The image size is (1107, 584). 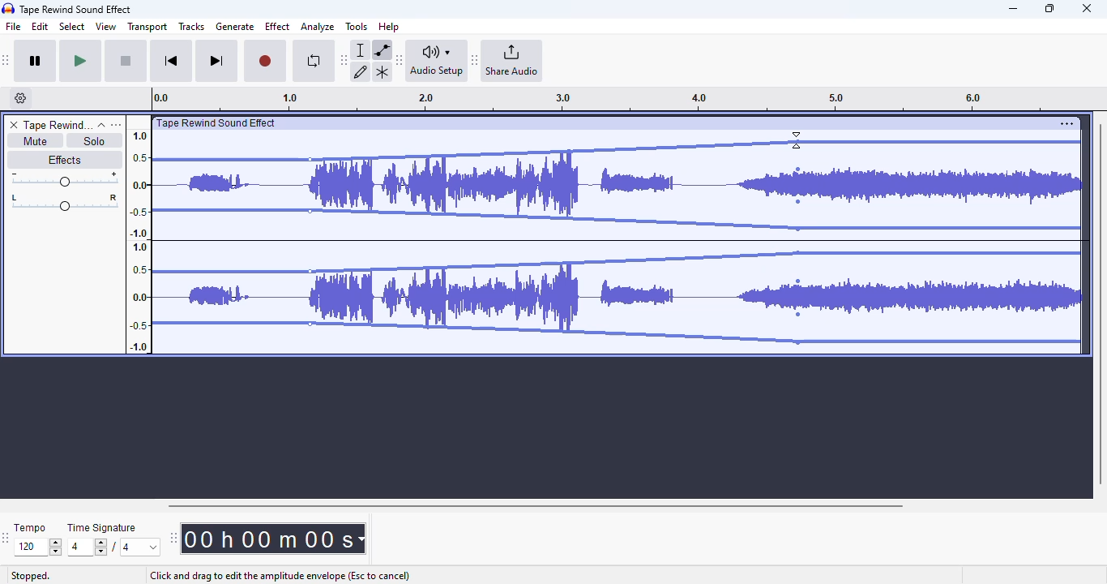 What do you see at coordinates (382, 49) in the screenshot?
I see `envelope tool` at bounding box center [382, 49].